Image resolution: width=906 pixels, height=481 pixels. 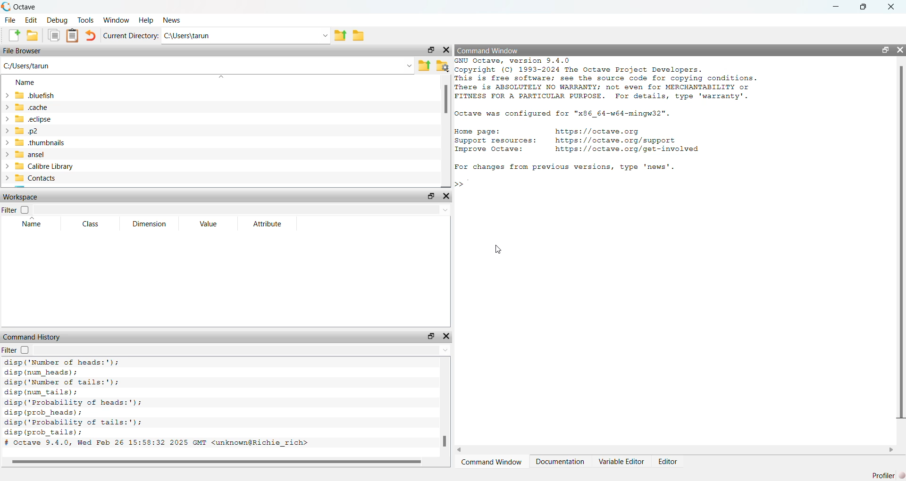 I want to click on Profiler, so click(x=883, y=475).